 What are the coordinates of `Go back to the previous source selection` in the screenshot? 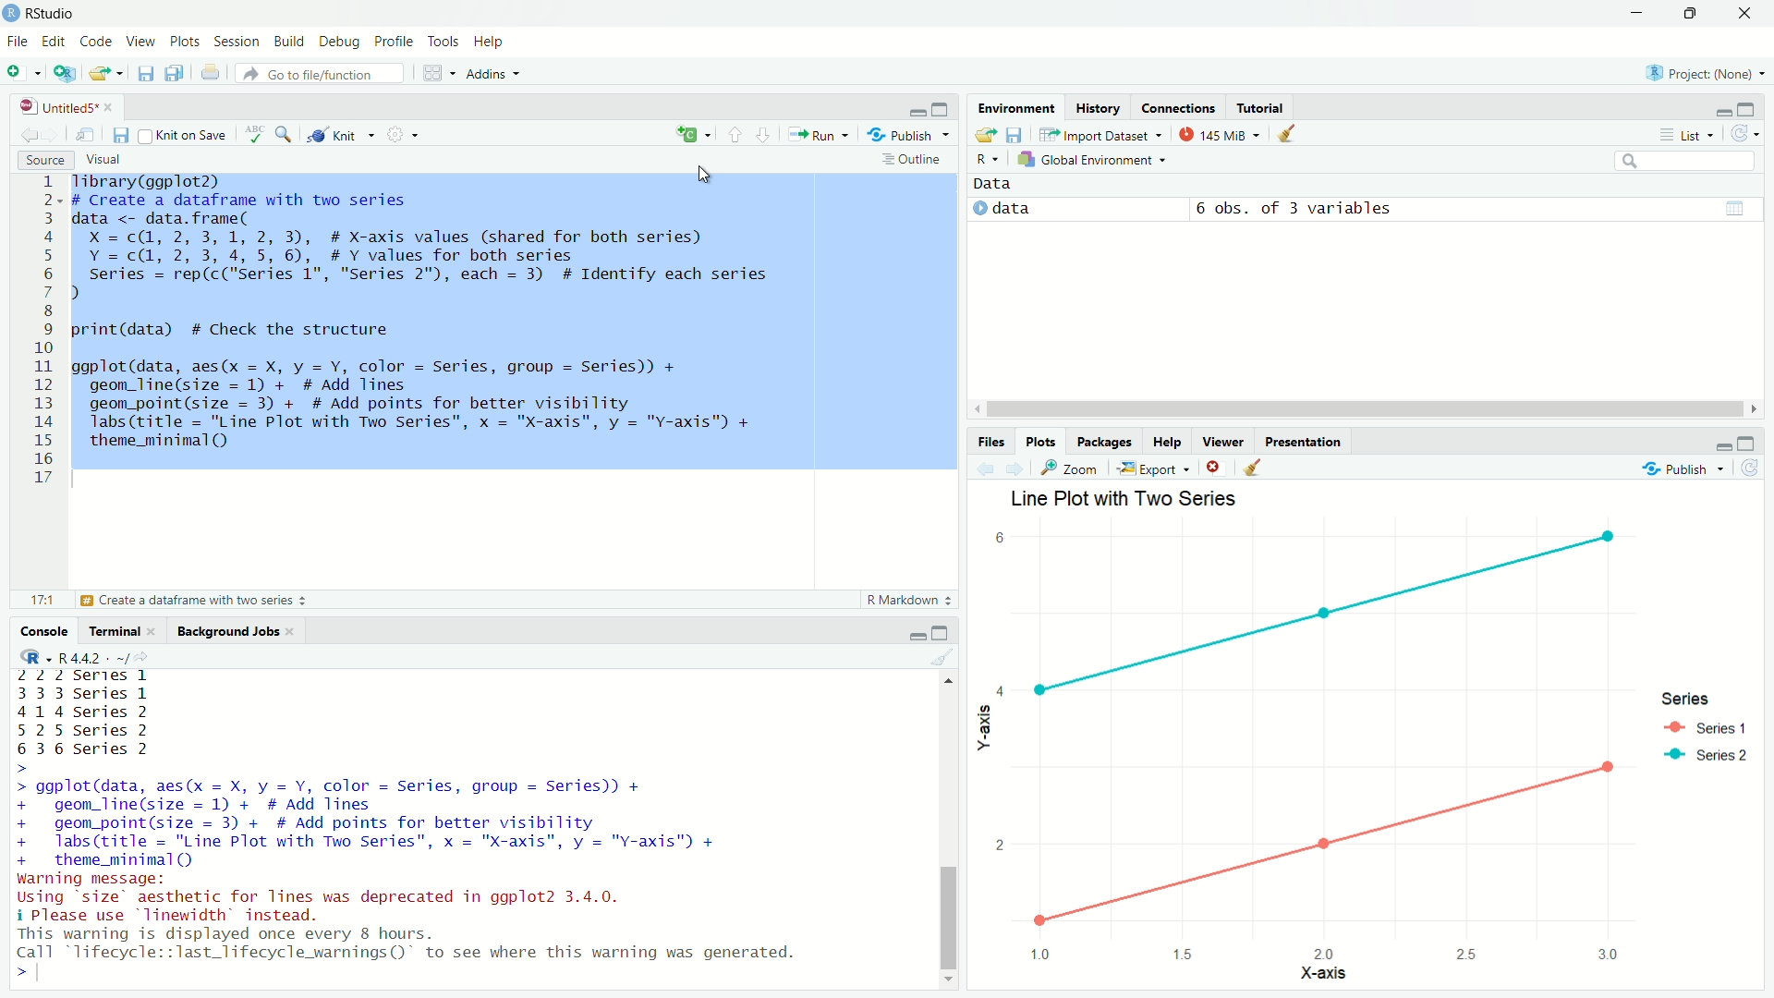 It's located at (27, 132).